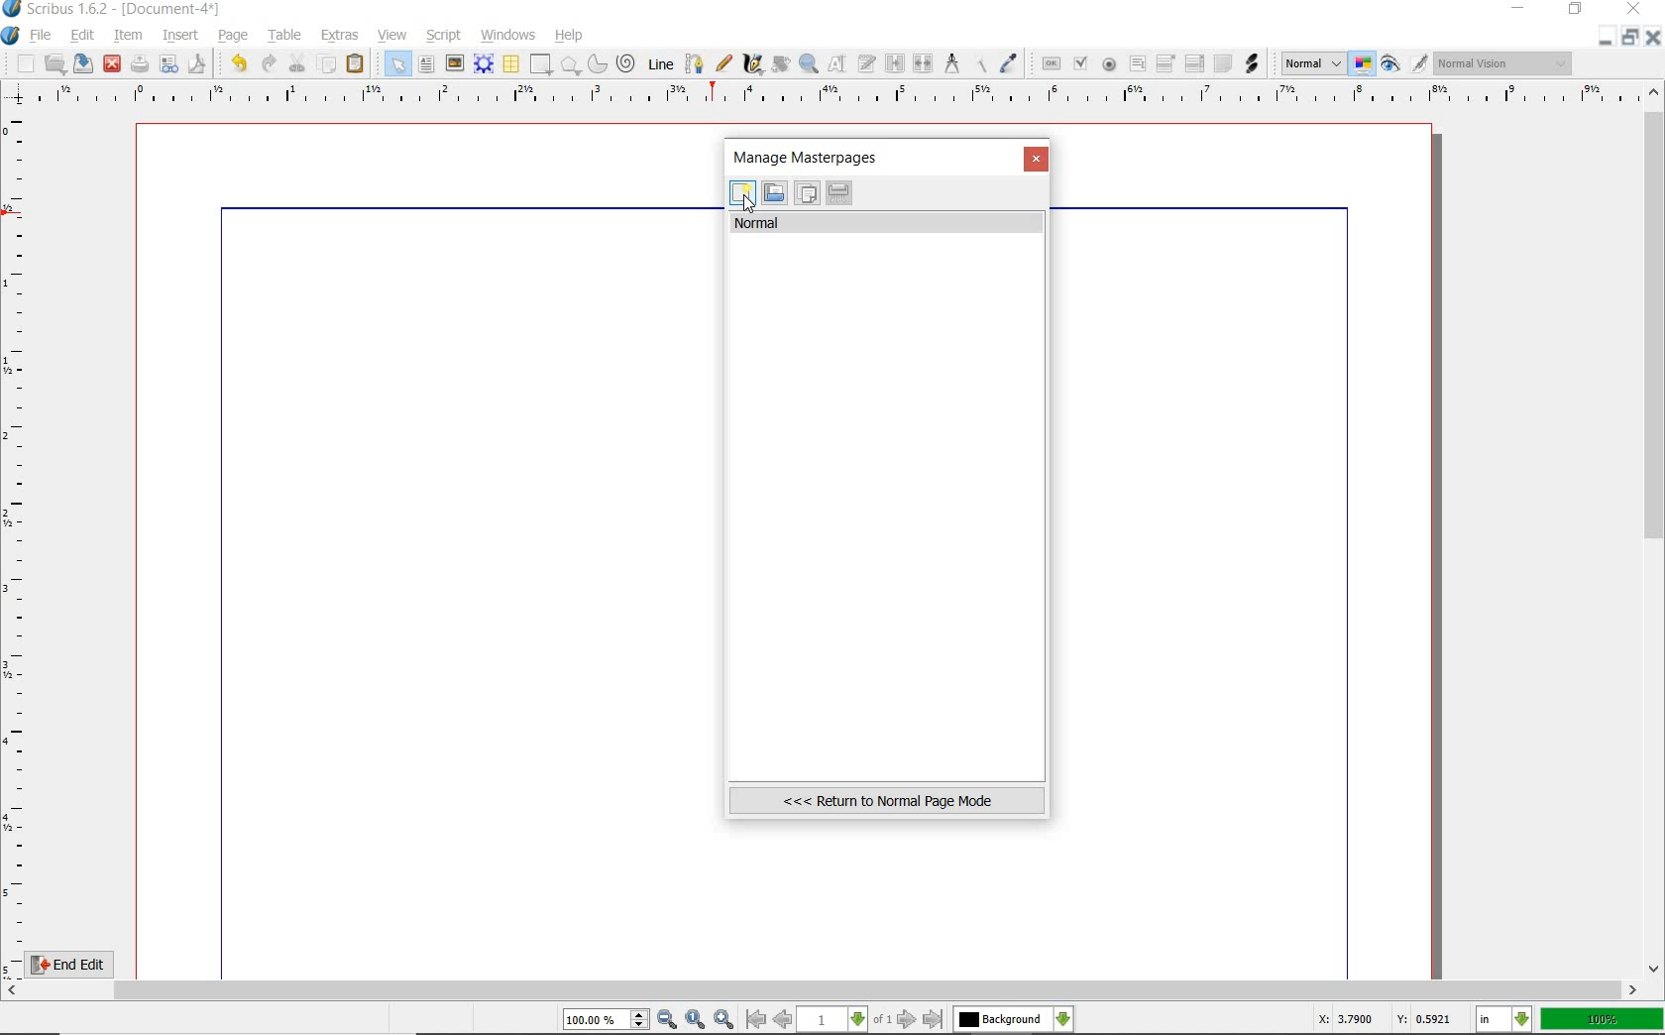  Describe the element at coordinates (1387, 1021) in the screenshot. I see `X: 3.7900 Y: 0.5921` at that location.